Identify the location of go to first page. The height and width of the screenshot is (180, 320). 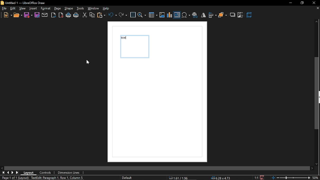
(3, 173).